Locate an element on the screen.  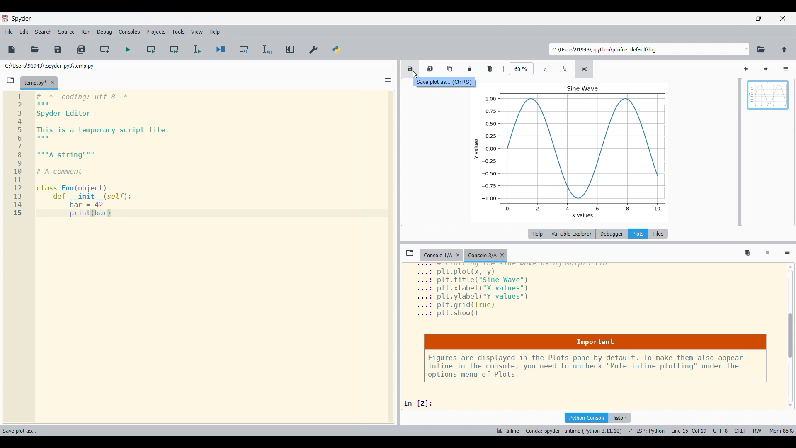
Fit plot to pane size, current selection highlighted is located at coordinates (584, 69).